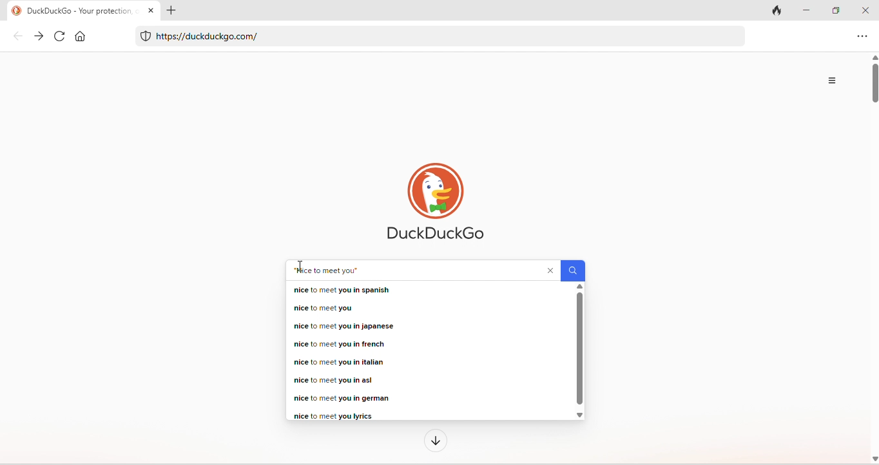  What do you see at coordinates (208, 36) in the screenshot?
I see `@ https://duckduckgo.com/` at bounding box center [208, 36].